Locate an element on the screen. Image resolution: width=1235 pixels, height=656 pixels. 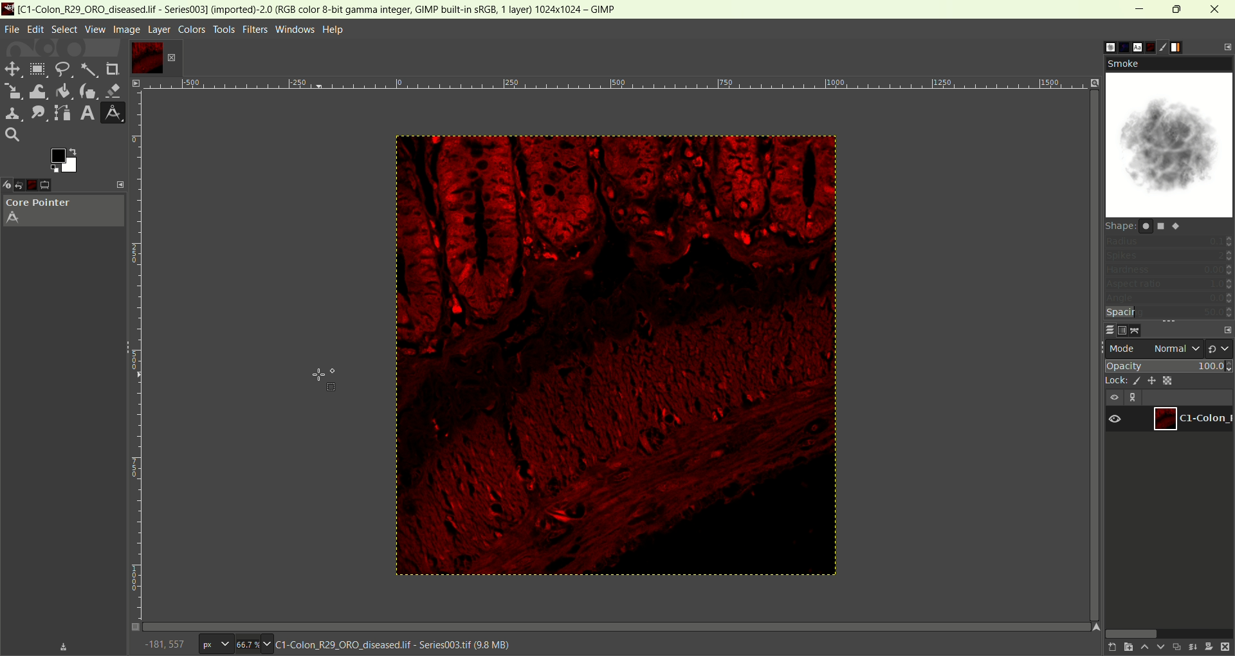
image title is located at coordinates (394, 644).